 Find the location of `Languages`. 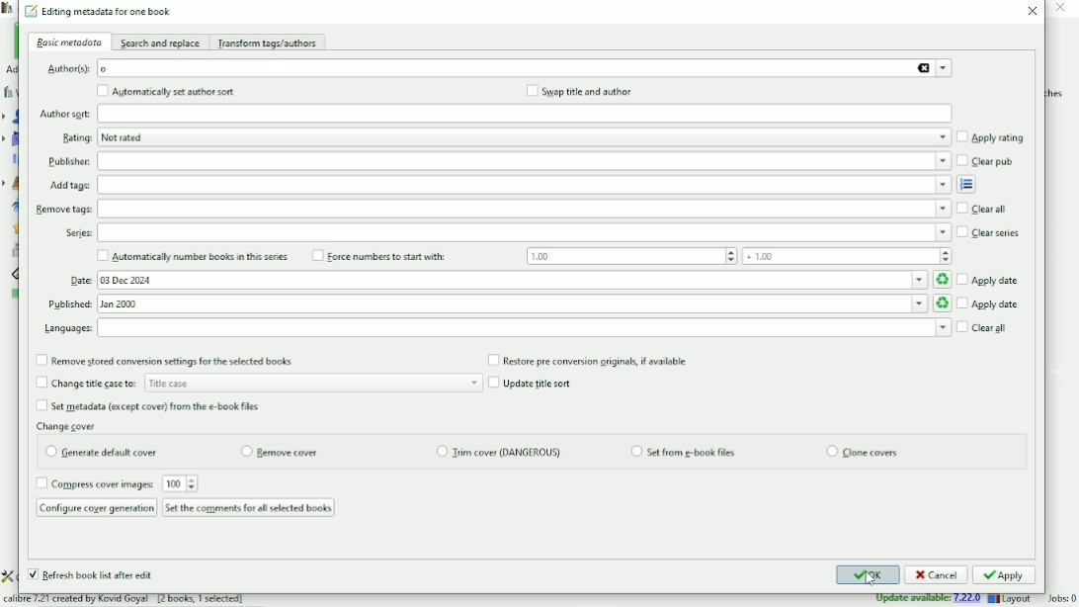

Languages is located at coordinates (65, 331).